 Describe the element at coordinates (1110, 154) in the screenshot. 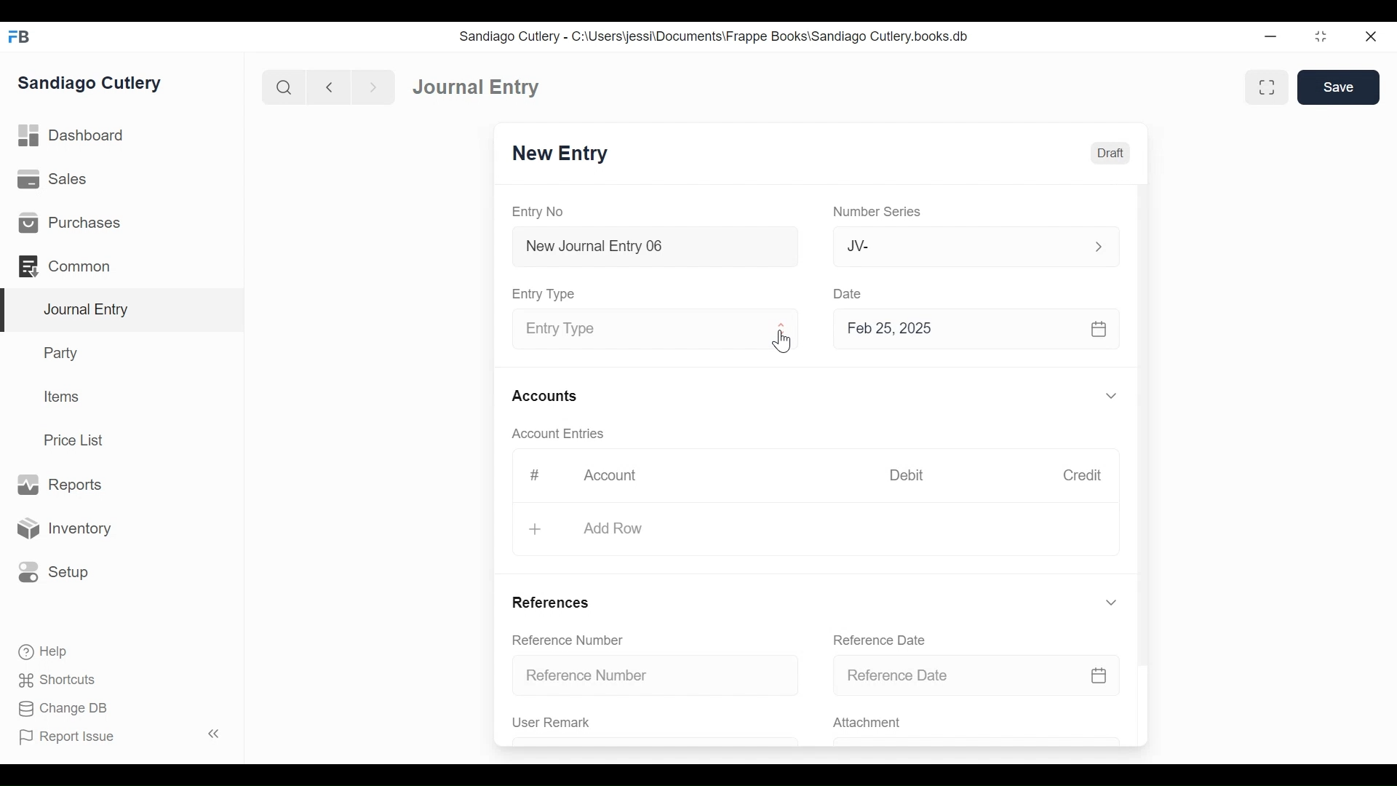

I see `Draft` at that location.